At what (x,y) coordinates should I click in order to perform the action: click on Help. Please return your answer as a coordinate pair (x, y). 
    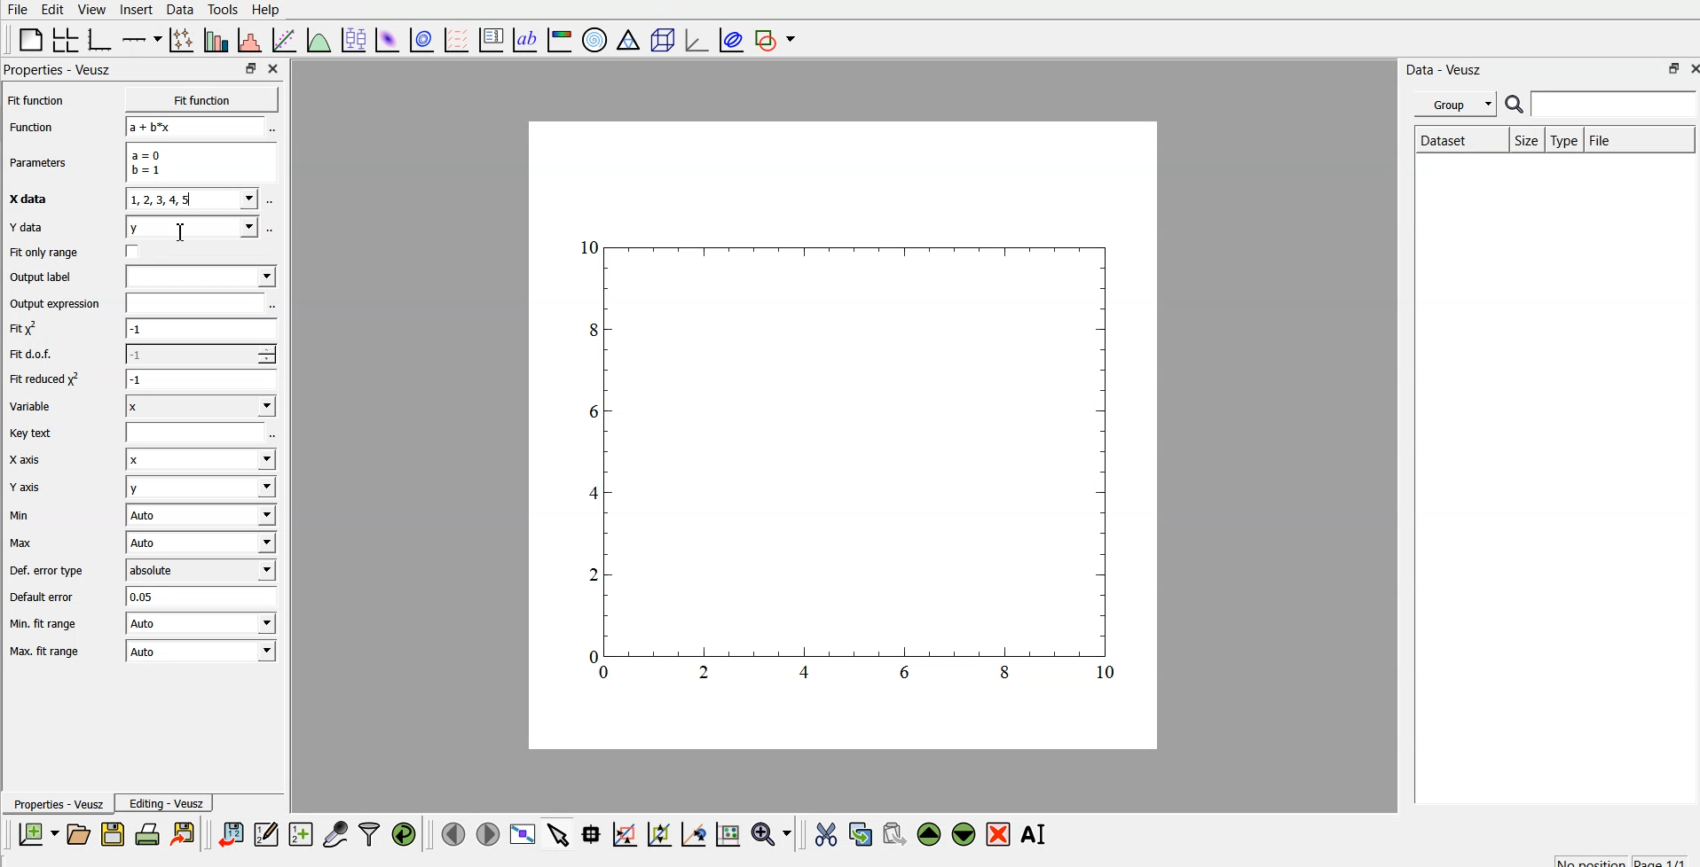
    Looking at the image, I should click on (266, 8).